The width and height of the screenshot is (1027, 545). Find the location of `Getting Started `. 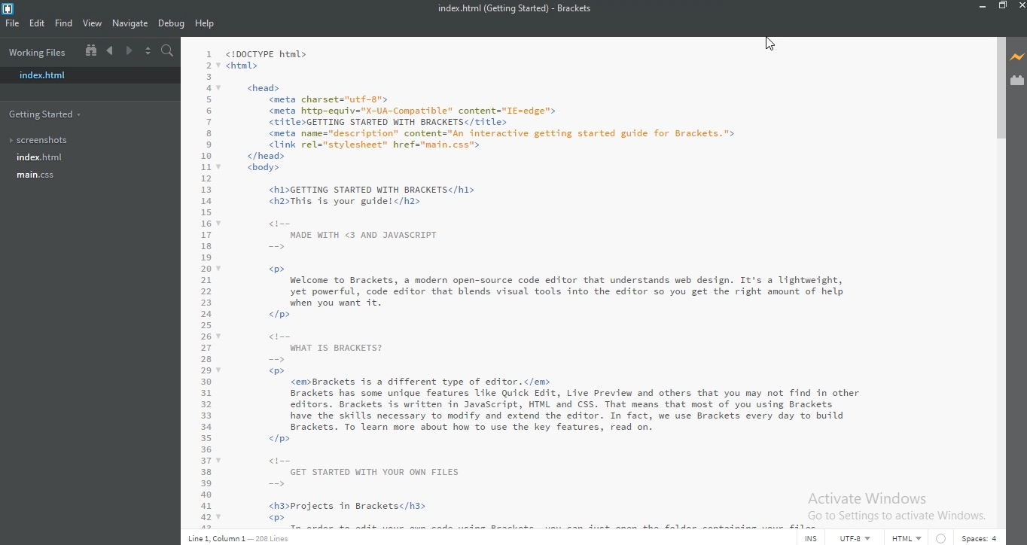

Getting Started  is located at coordinates (45, 115).